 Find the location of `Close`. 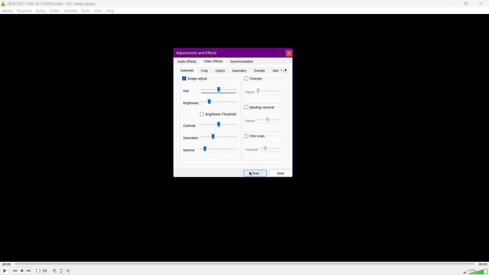

Close is located at coordinates (289, 53).